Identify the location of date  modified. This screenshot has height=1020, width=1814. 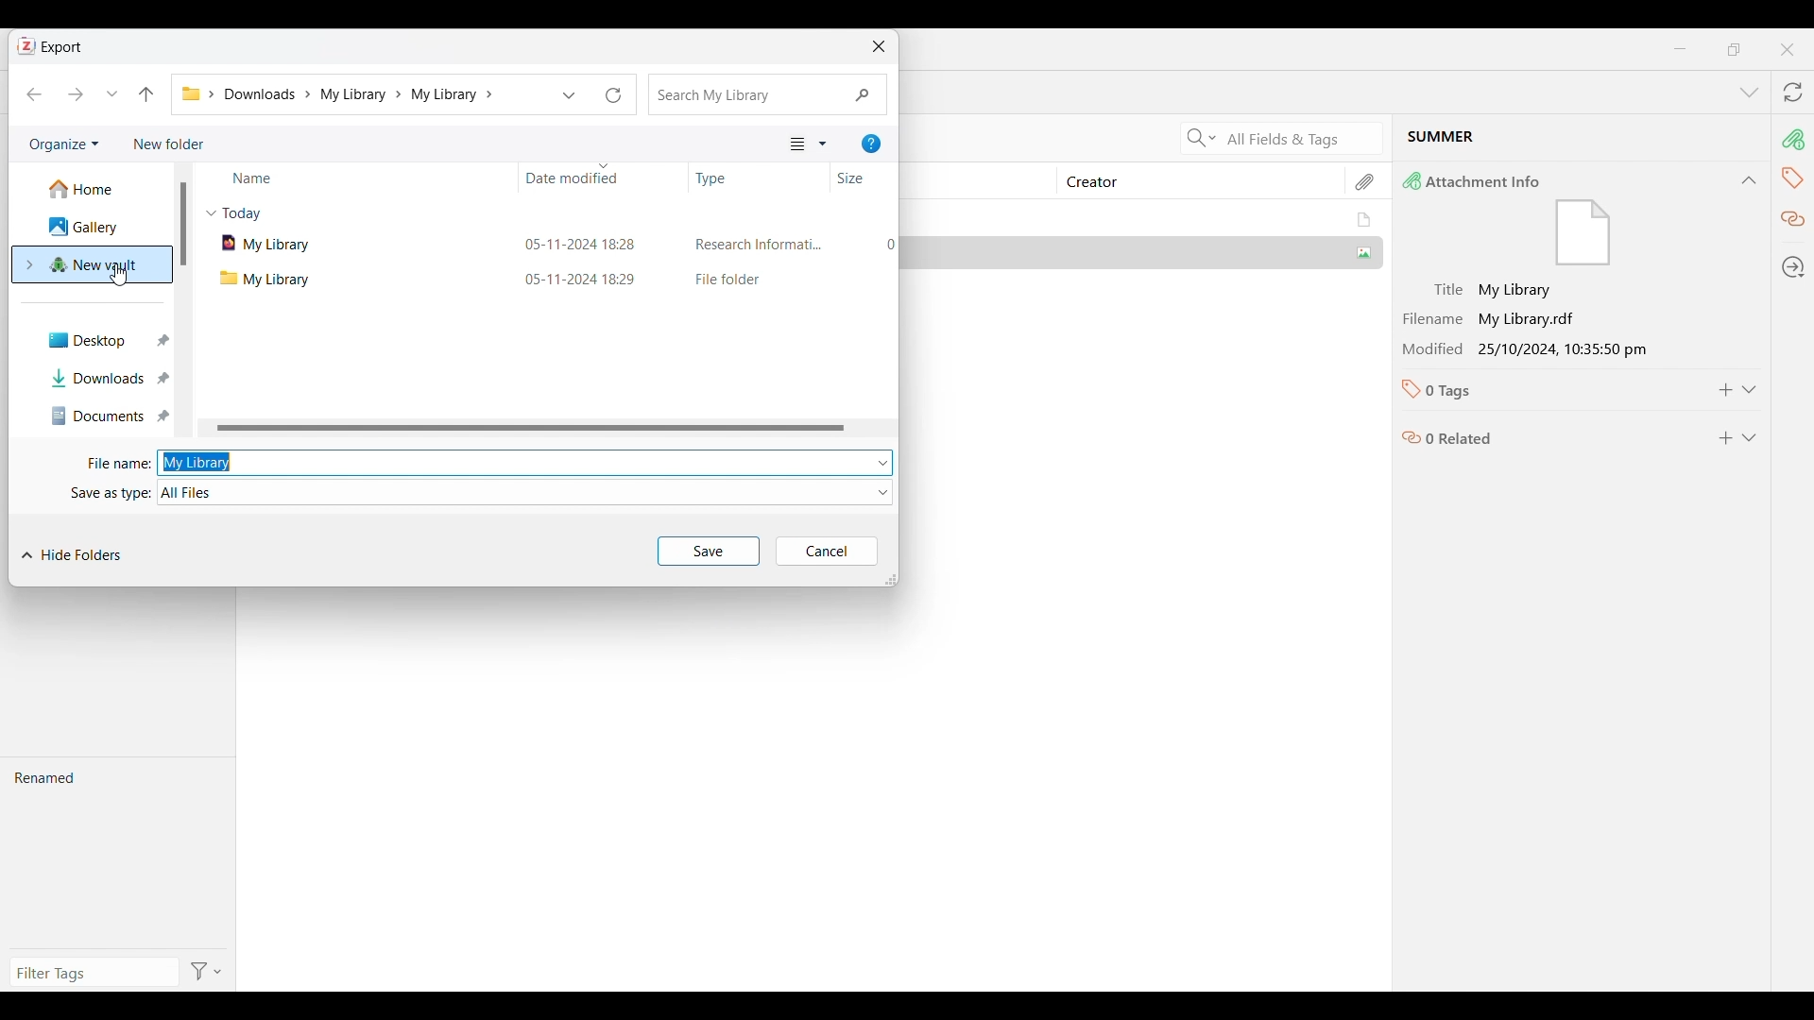
(564, 175).